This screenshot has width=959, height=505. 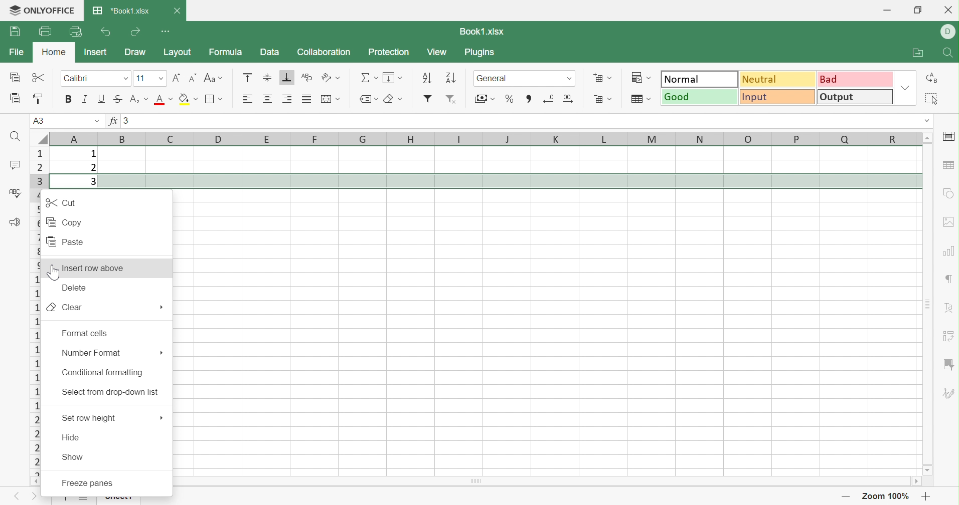 I want to click on Select all, so click(x=930, y=99).